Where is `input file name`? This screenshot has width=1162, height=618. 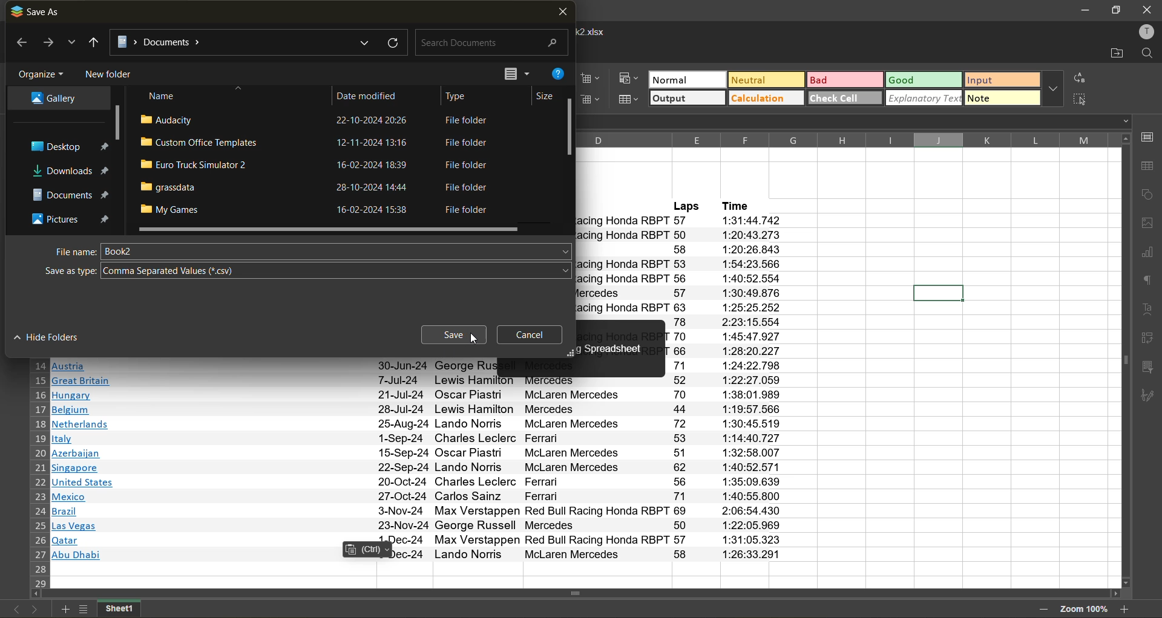 input file name is located at coordinates (338, 251).